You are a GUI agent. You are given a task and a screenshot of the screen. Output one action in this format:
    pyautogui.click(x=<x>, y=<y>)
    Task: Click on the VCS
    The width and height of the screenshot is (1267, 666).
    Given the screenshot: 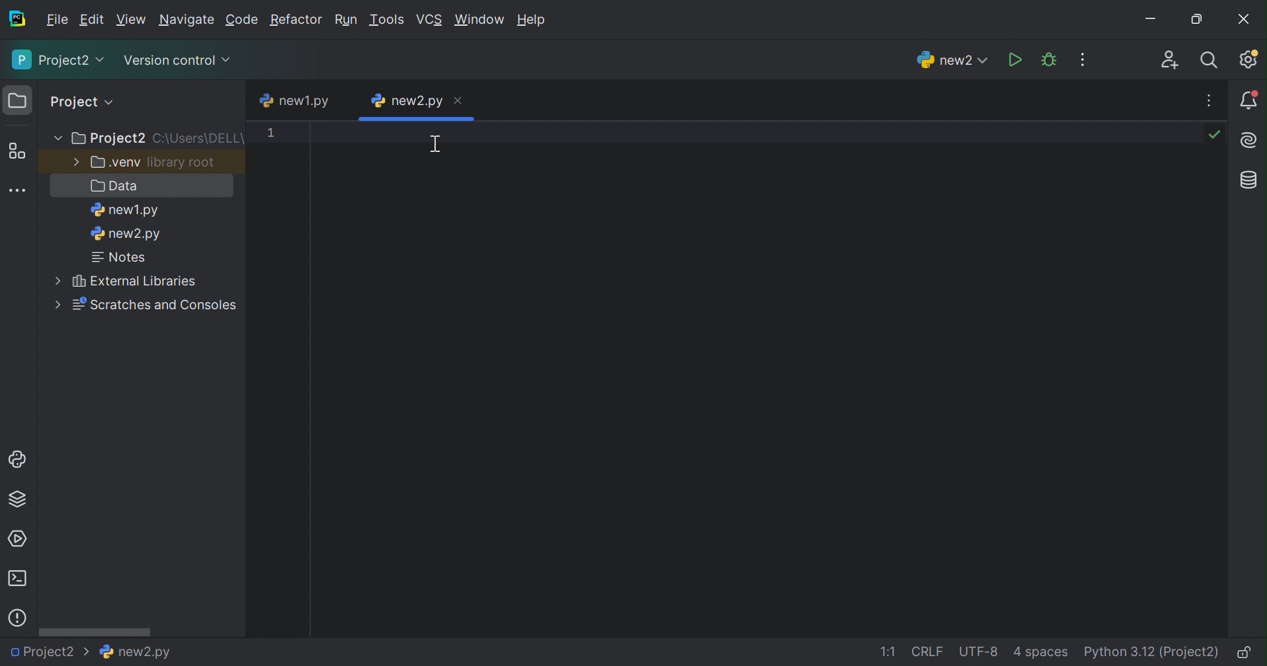 What is the action you would take?
    pyautogui.click(x=431, y=18)
    